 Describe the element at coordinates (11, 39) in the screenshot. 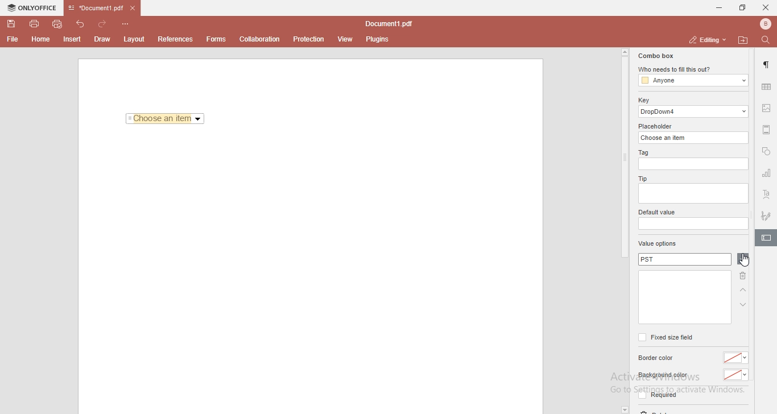

I see `File` at that location.